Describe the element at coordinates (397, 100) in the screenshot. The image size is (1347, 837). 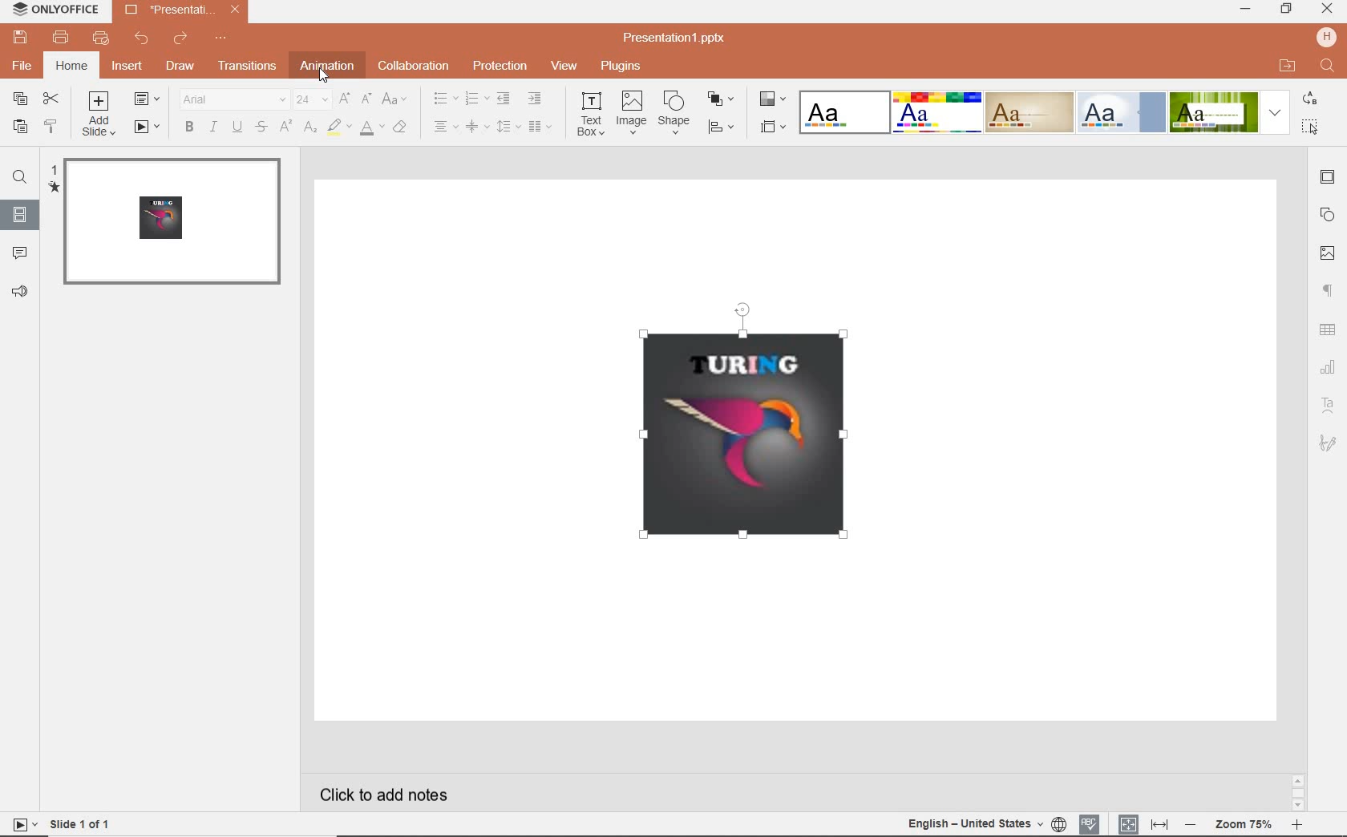
I see `change case` at that location.